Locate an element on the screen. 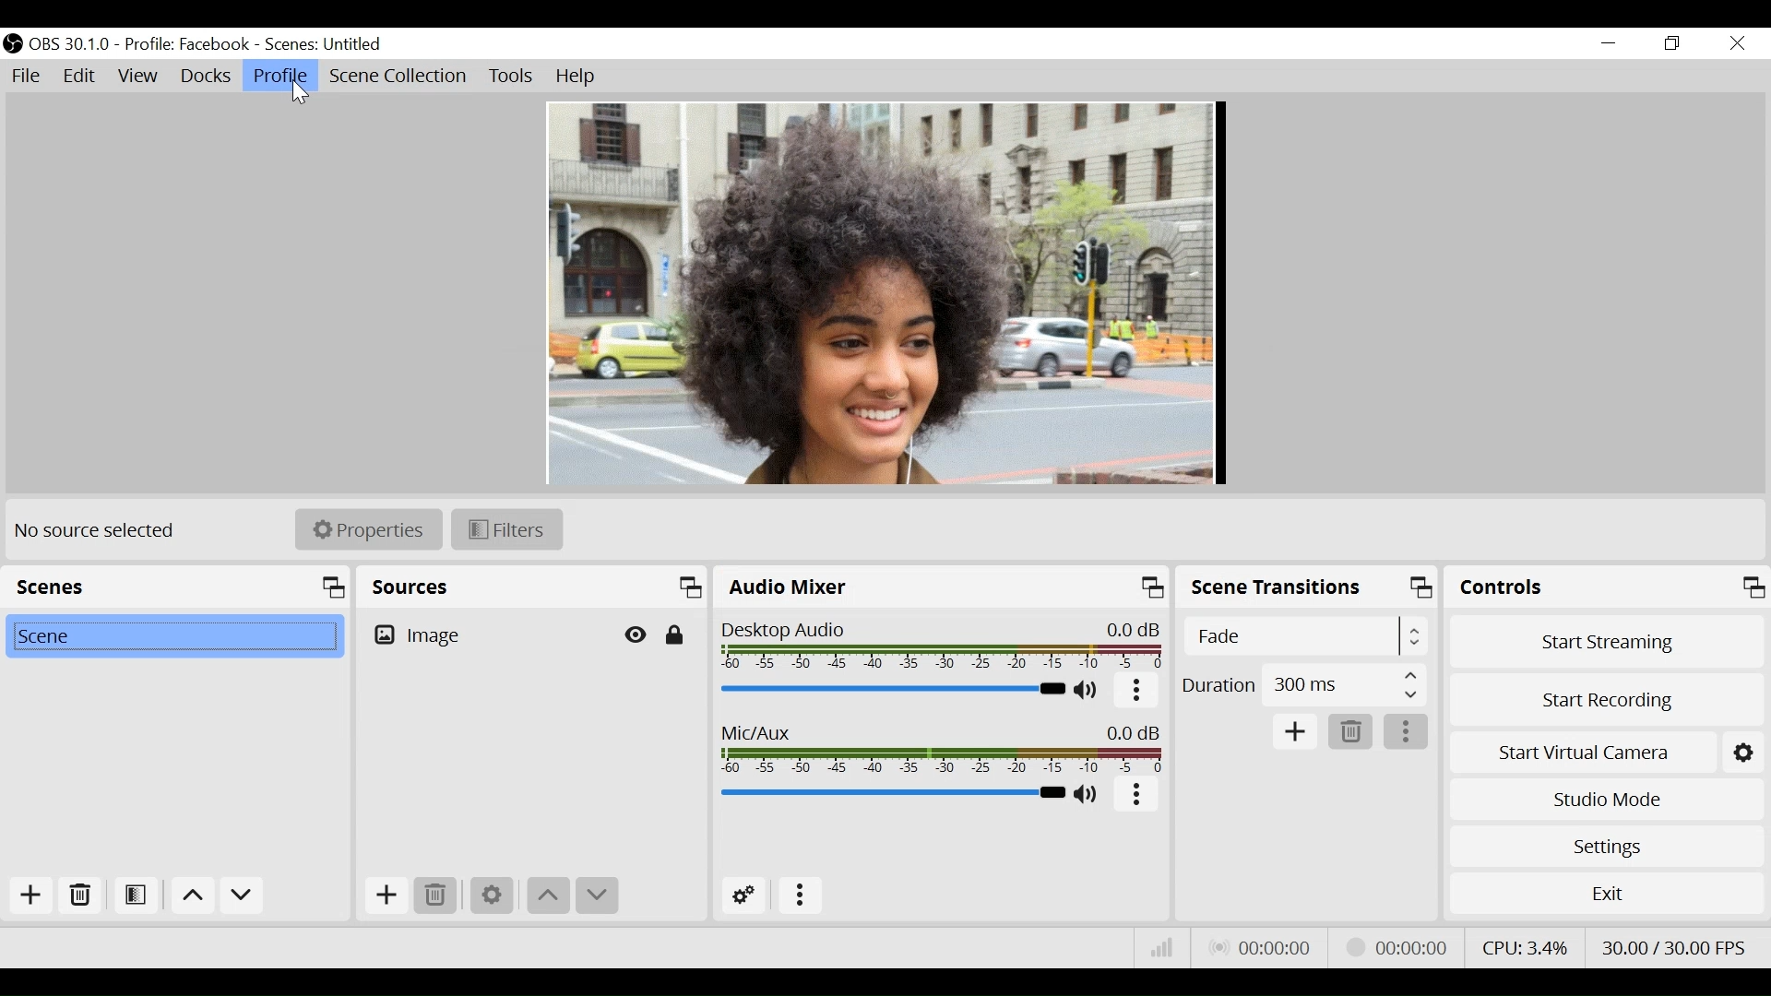 The image size is (1771, 996). View is located at coordinates (140, 77).